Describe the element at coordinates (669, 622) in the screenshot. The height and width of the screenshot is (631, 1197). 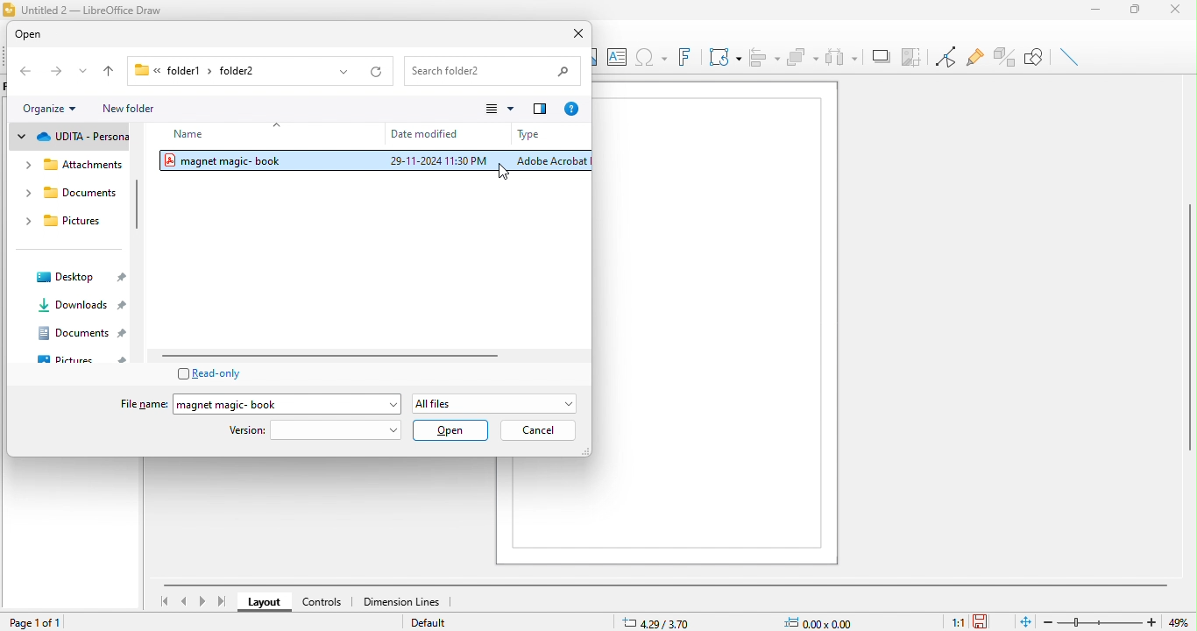
I see `4.29/3.70` at that location.